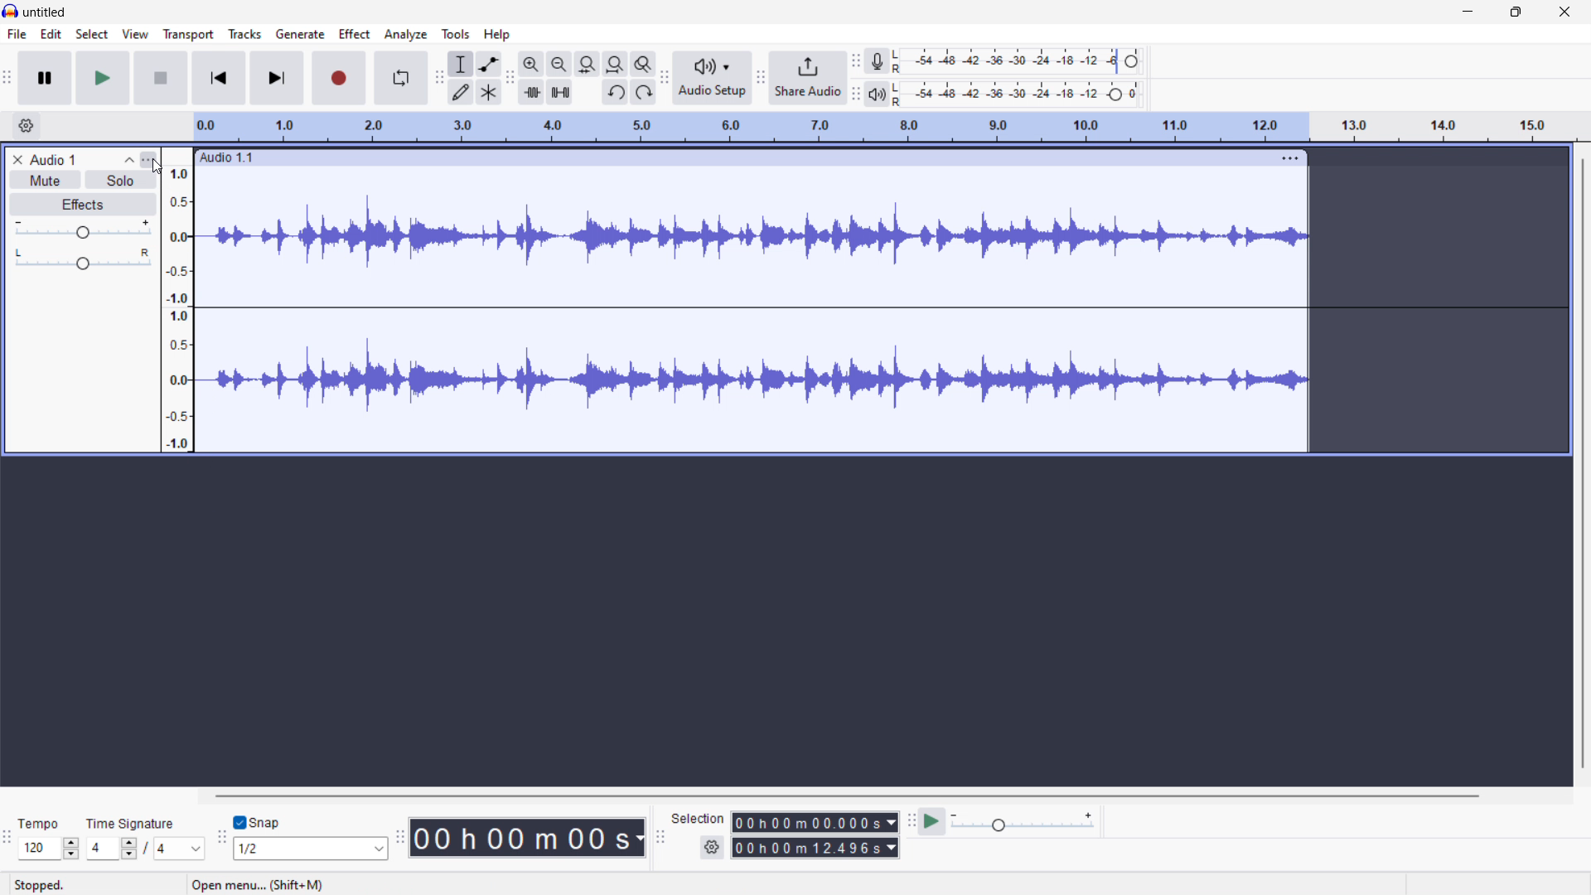  I want to click on selection settings, so click(711, 847).